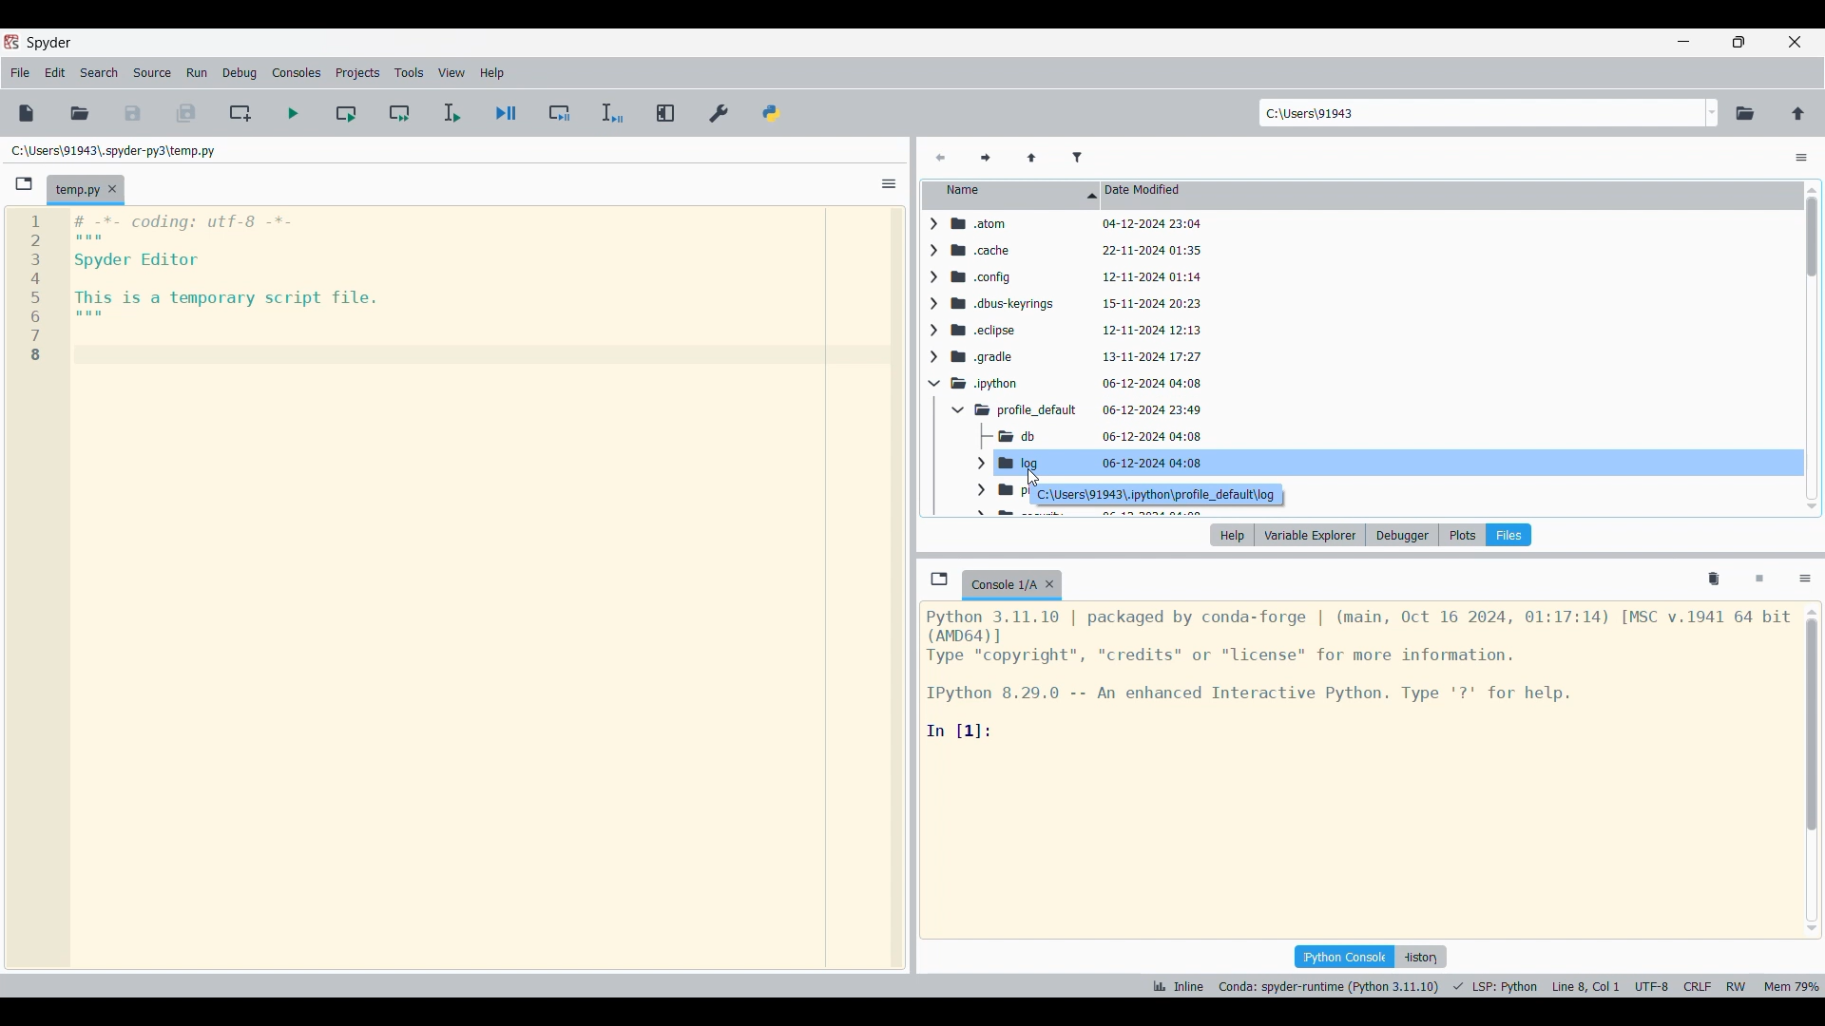 This screenshot has width=1825, height=1026. I want to click on Debugger, so click(1403, 535).